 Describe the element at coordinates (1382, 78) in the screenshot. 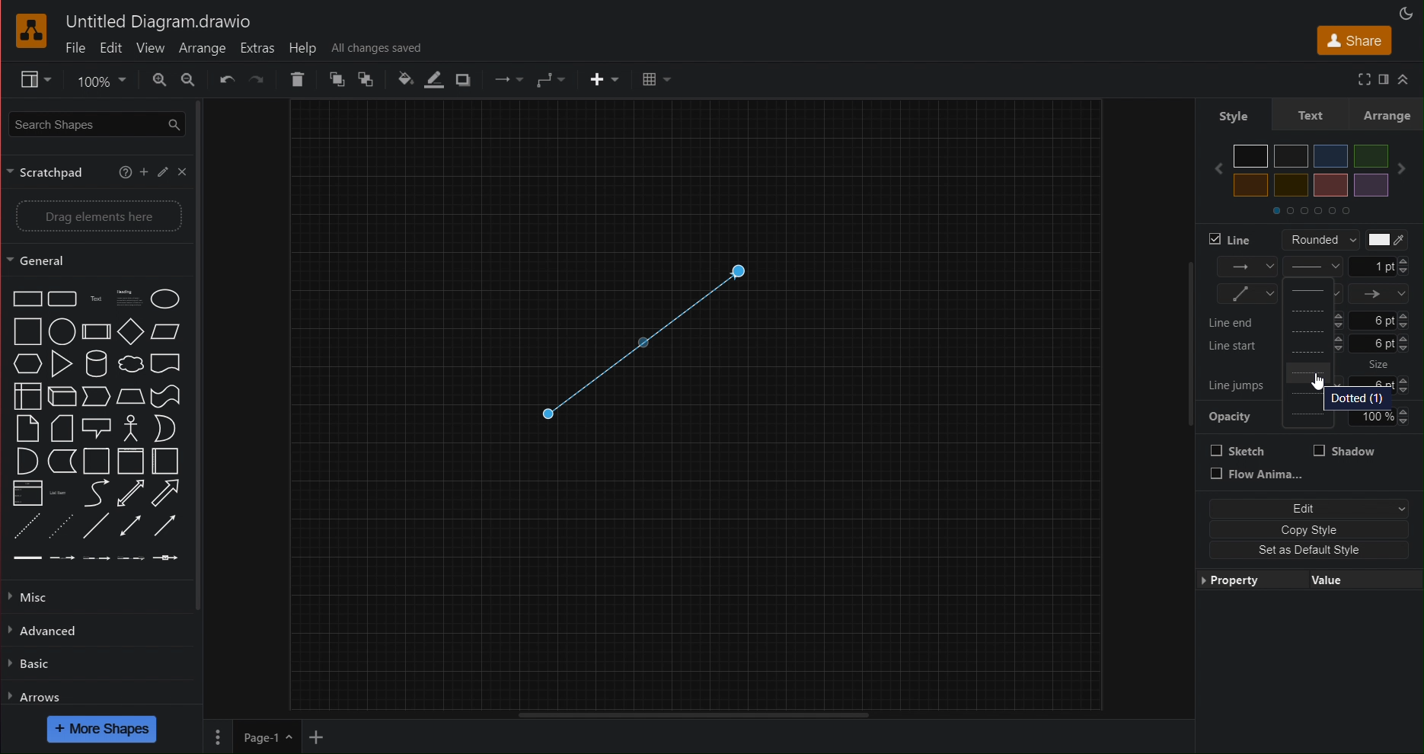

I see `bookmark text` at that location.